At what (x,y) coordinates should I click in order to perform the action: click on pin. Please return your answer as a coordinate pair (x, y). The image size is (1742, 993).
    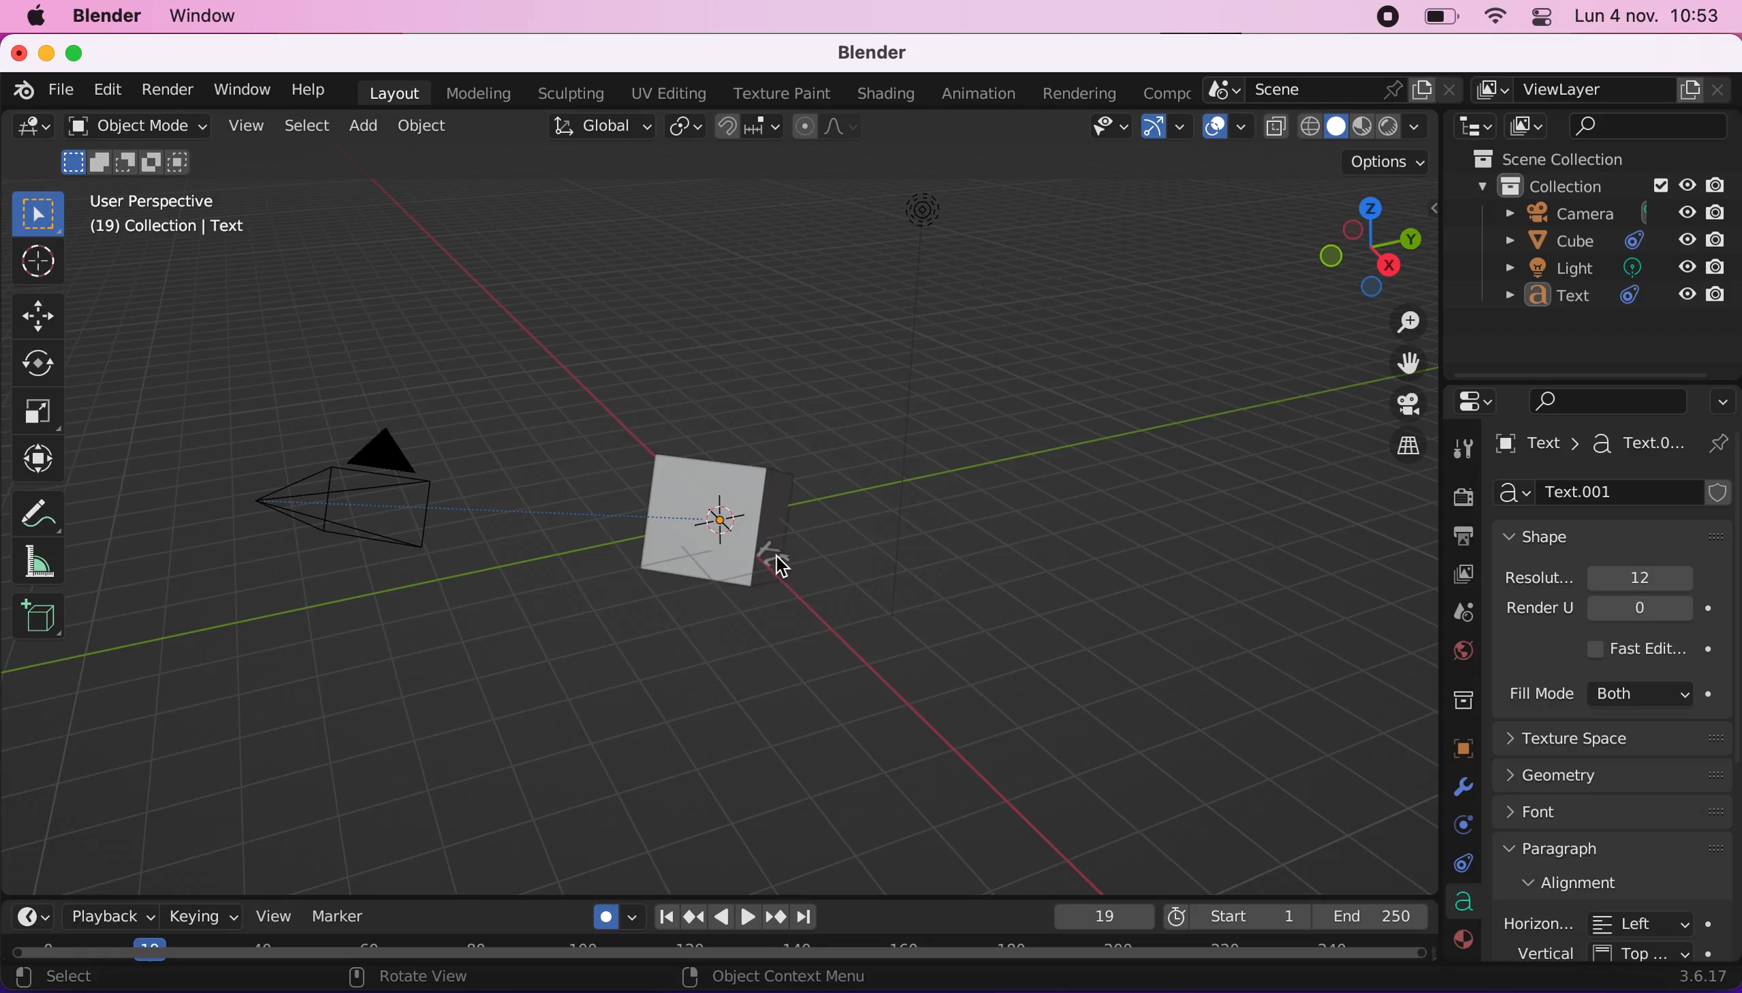
    Looking at the image, I should click on (1718, 443).